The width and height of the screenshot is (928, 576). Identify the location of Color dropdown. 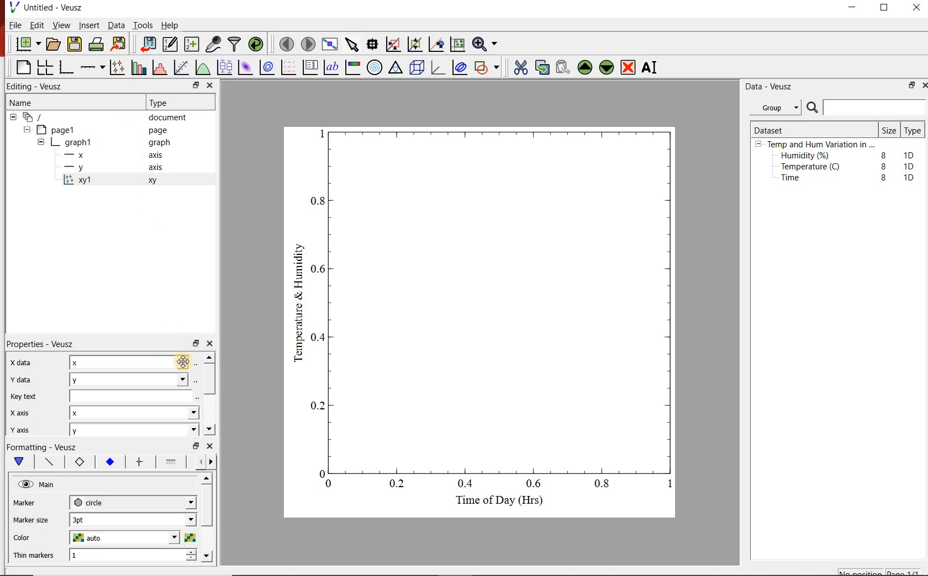
(157, 538).